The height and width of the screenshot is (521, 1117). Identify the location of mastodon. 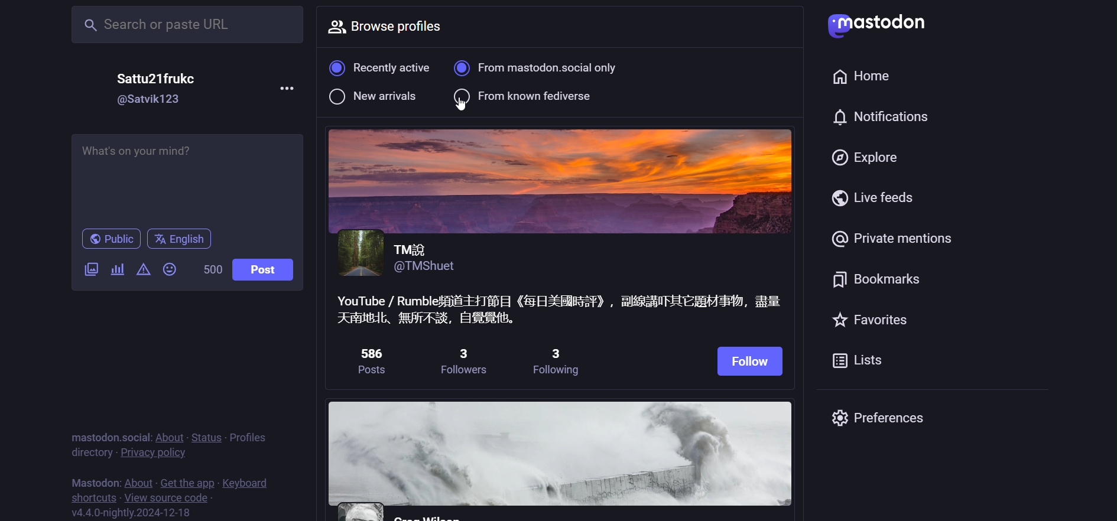
(94, 481).